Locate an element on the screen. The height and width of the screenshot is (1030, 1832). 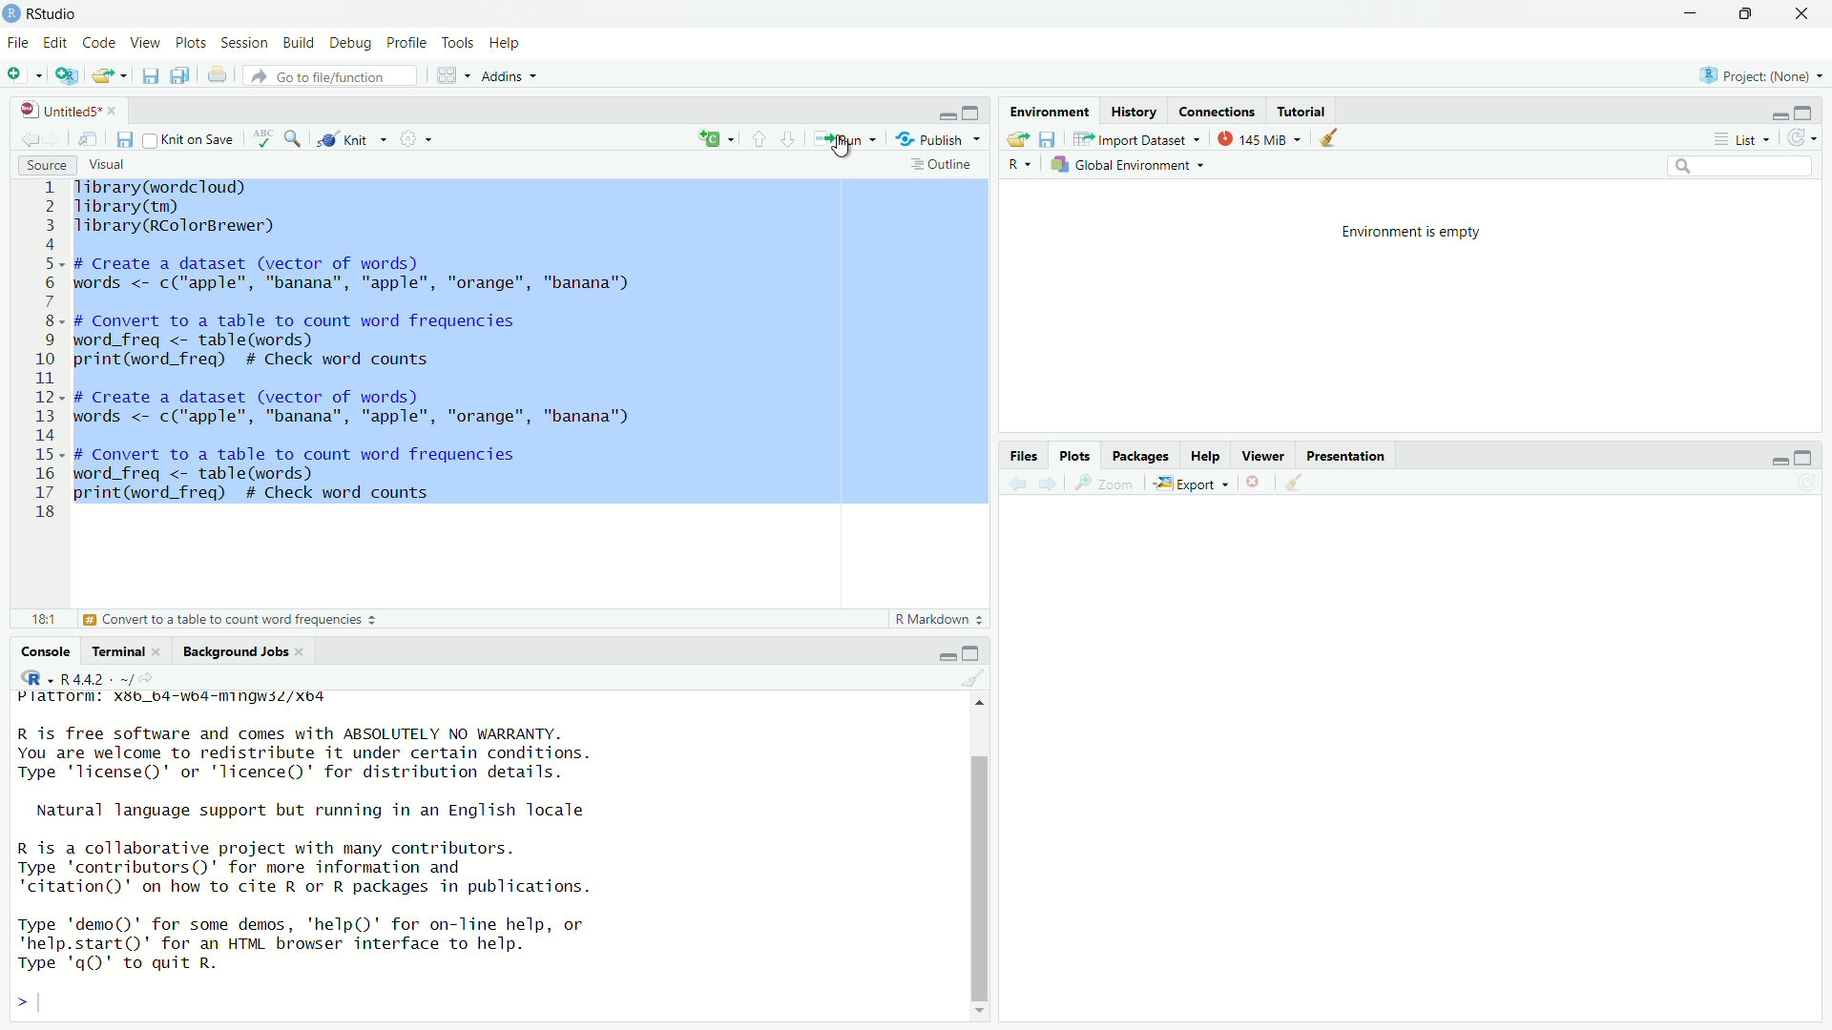
Save all open documents is located at coordinates (181, 76).